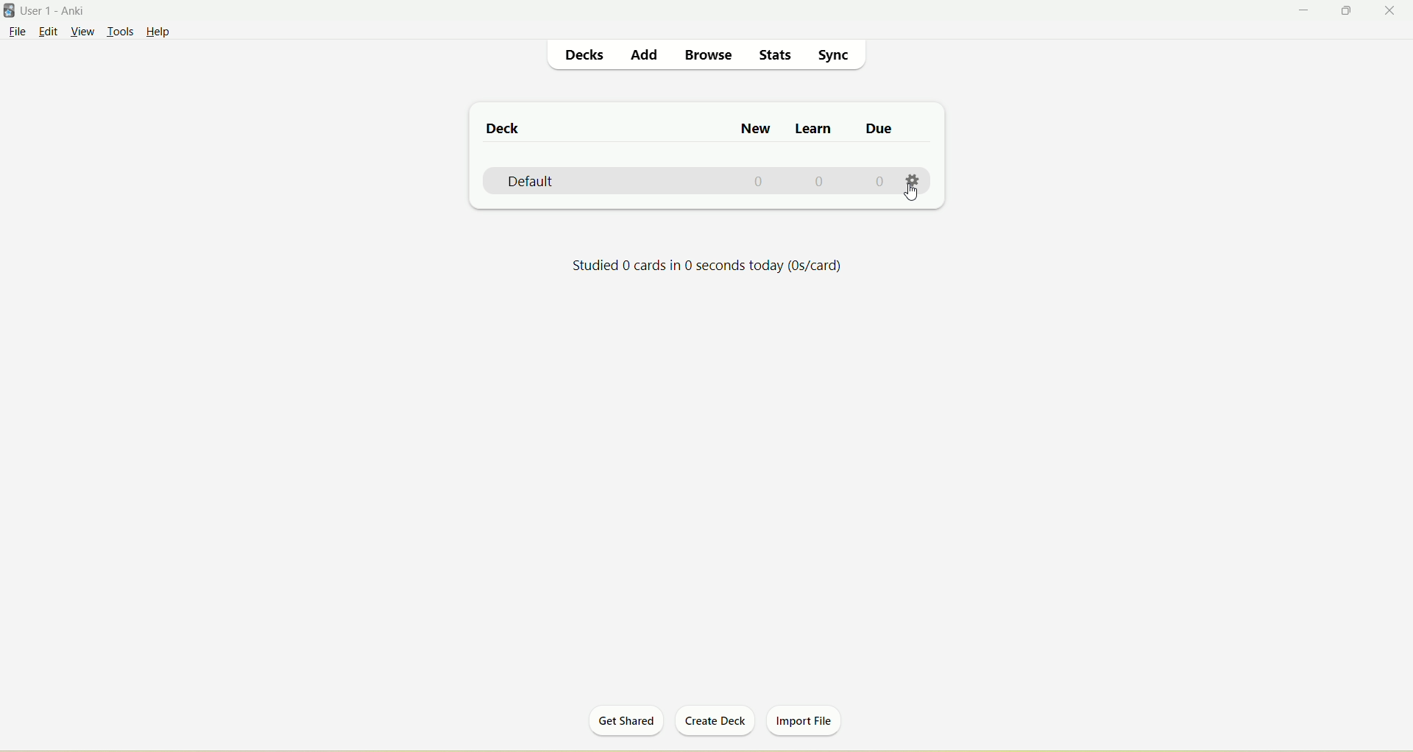  I want to click on deck, so click(505, 128).